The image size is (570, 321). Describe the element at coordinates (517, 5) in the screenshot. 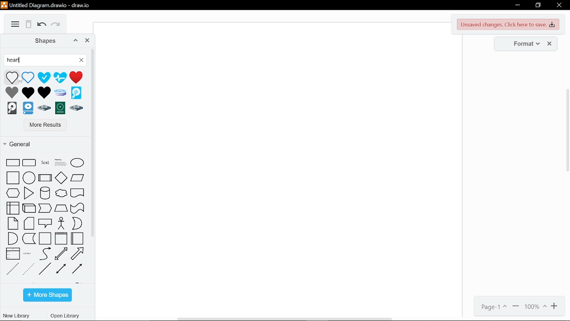

I see `minimize` at that location.